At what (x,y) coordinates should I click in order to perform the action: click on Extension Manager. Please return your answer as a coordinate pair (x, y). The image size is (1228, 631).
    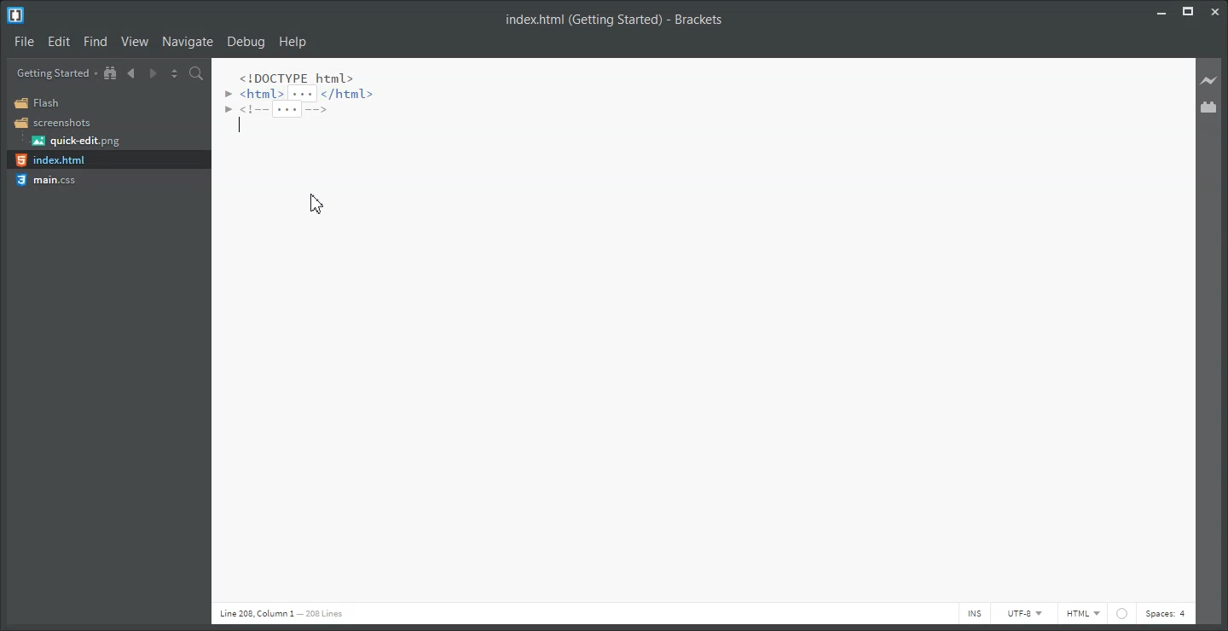
    Looking at the image, I should click on (1208, 107).